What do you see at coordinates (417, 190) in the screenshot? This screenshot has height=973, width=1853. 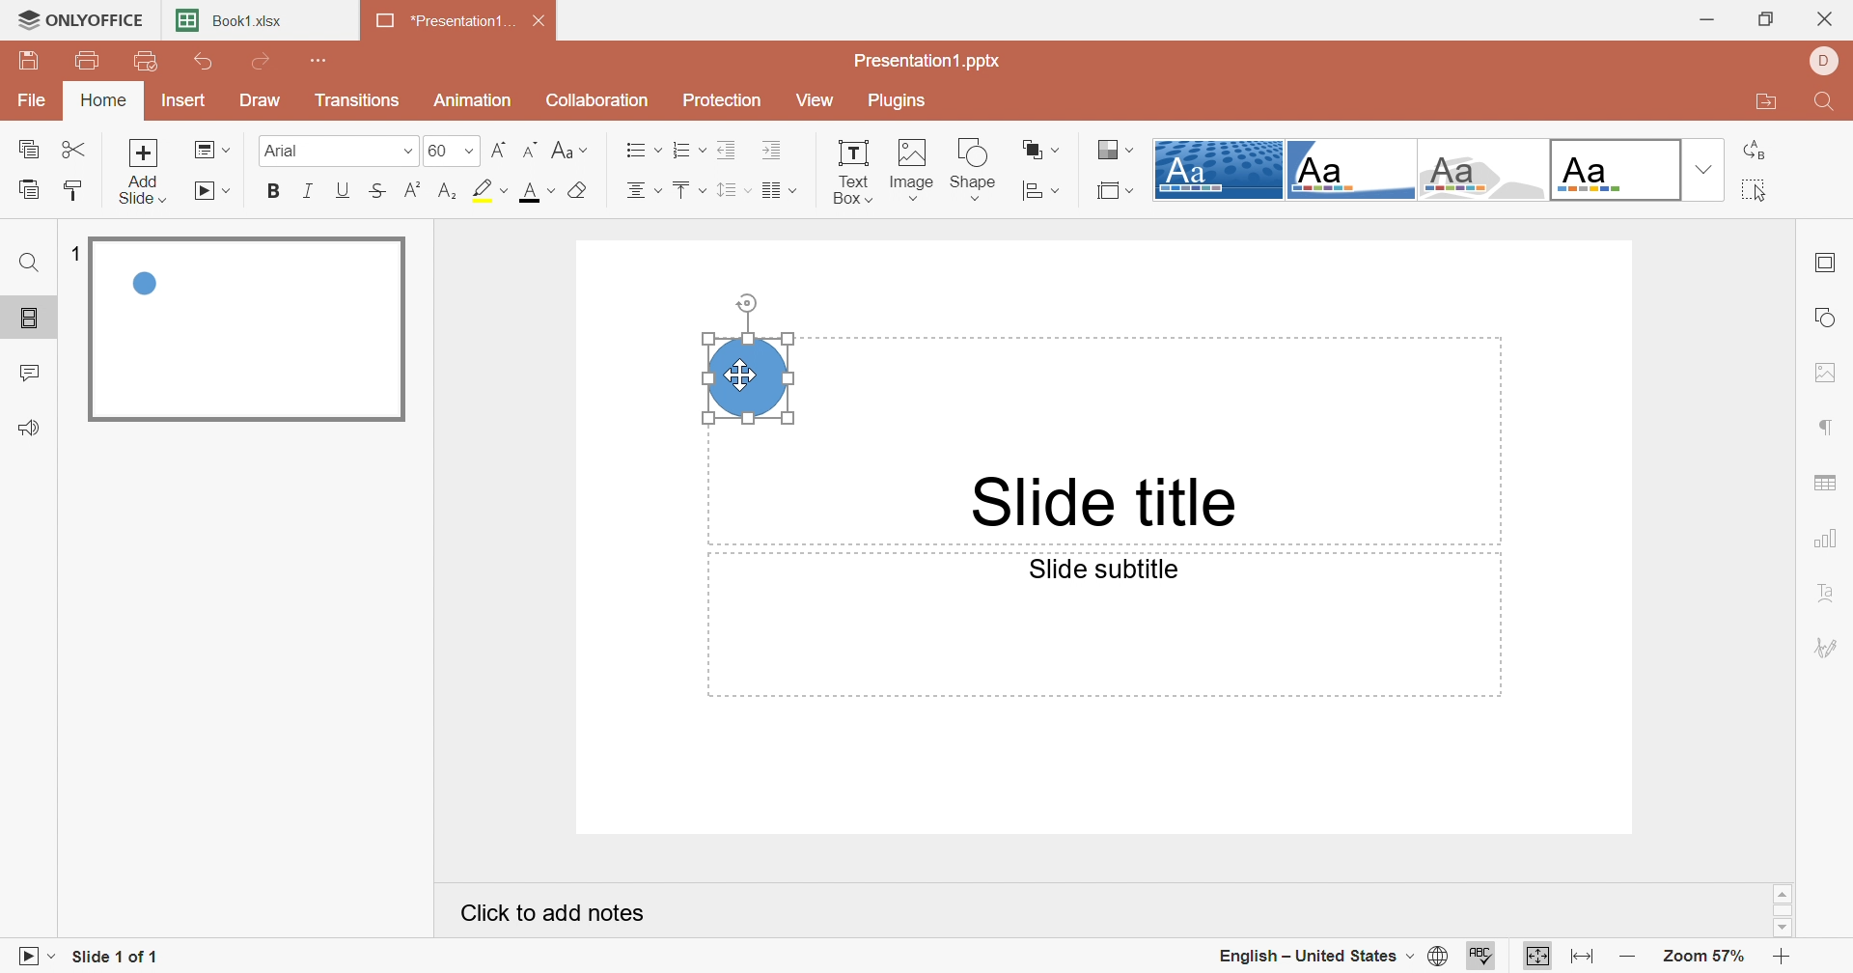 I see `Superscript` at bounding box center [417, 190].